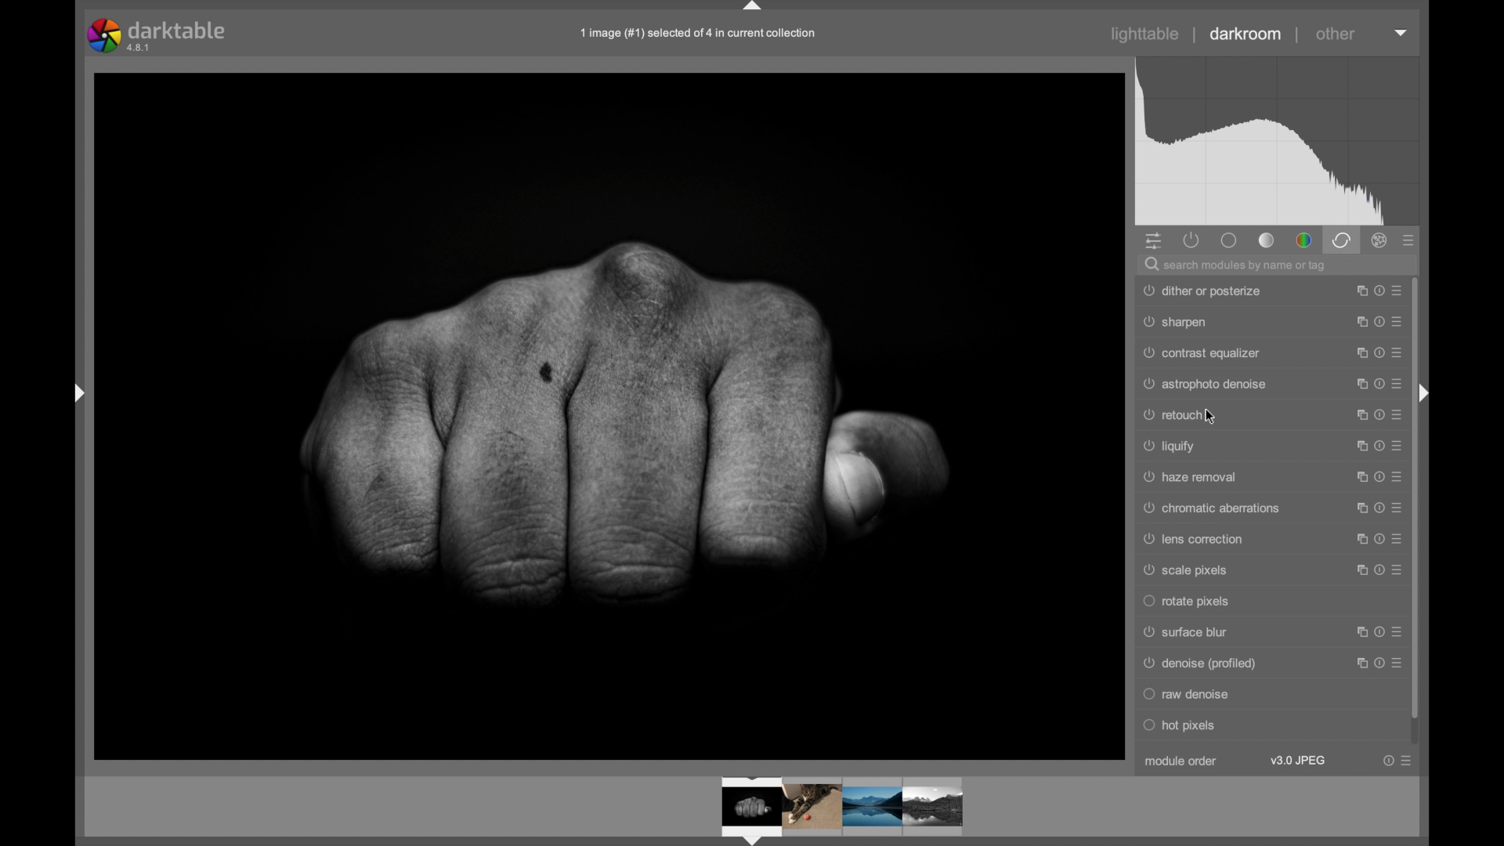  I want to click on lighttable, so click(1145, 34).